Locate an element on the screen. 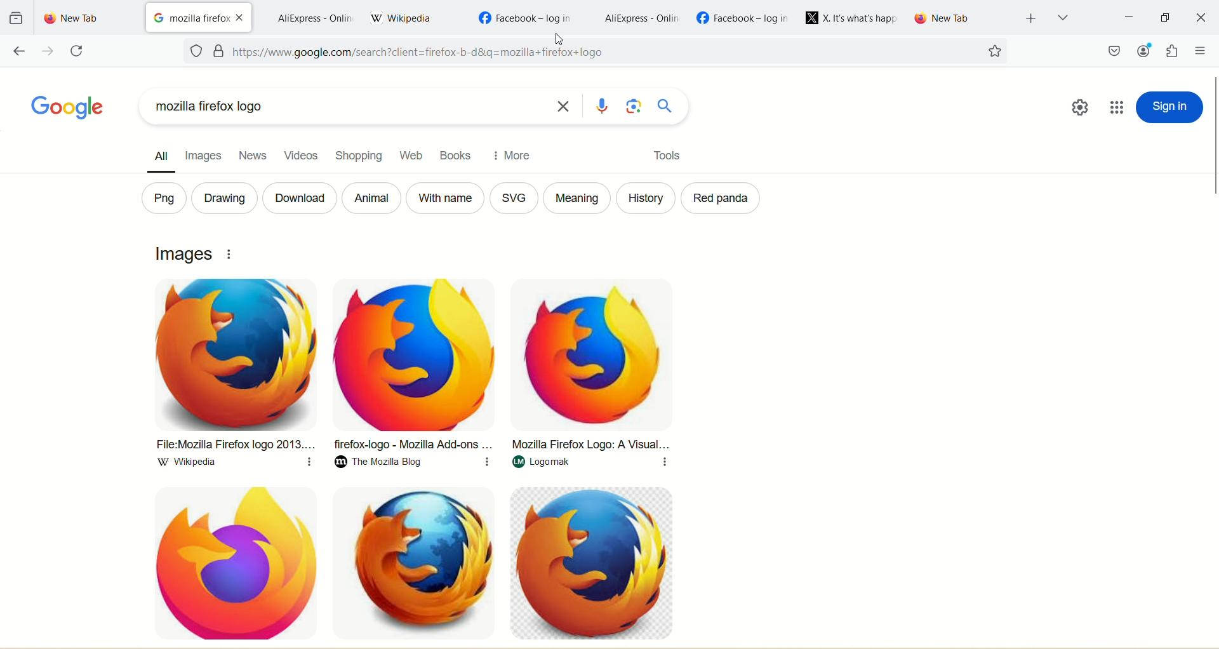 This screenshot has width=1219, height=649. site information is located at coordinates (220, 51).